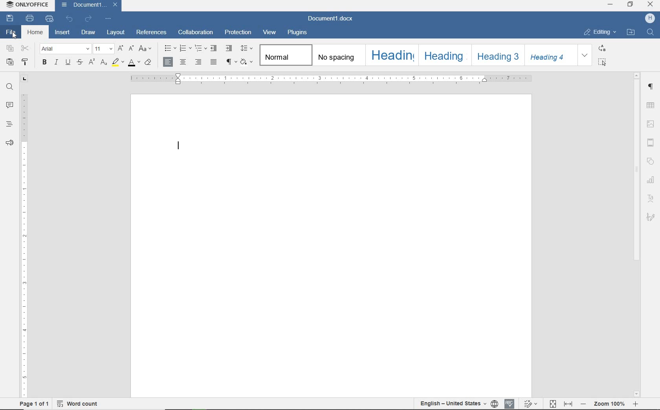 Image resolution: width=660 pixels, height=410 pixels. Describe the element at coordinates (62, 33) in the screenshot. I see `insert` at that location.